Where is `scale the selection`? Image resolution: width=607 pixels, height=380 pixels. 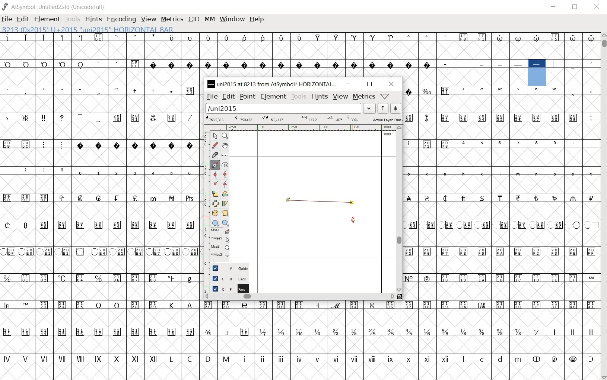 scale the selection is located at coordinates (215, 194).